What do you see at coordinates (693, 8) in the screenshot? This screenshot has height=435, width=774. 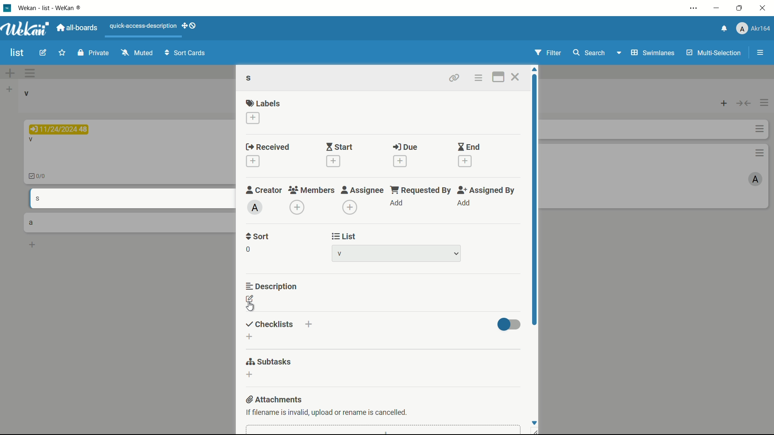 I see `settings and more` at bounding box center [693, 8].